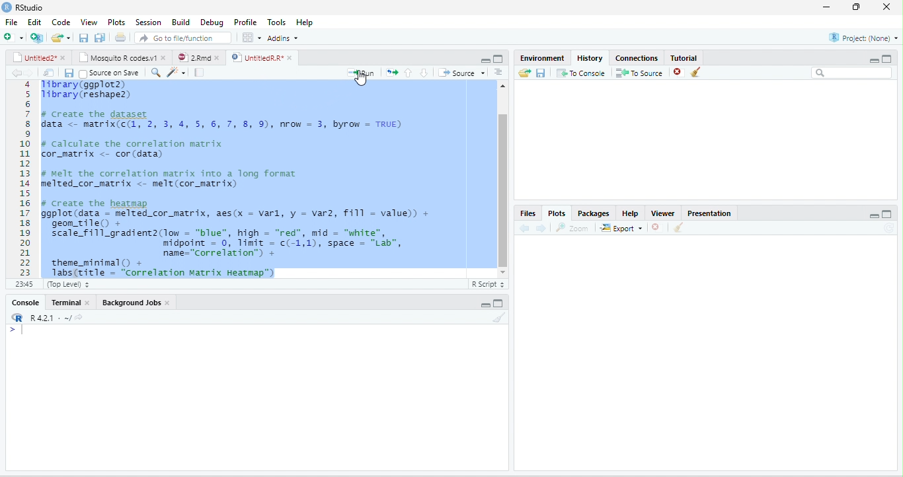 The height and width of the screenshot is (477, 903). Describe the element at coordinates (537, 57) in the screenshot. I see `environment ` at that location.